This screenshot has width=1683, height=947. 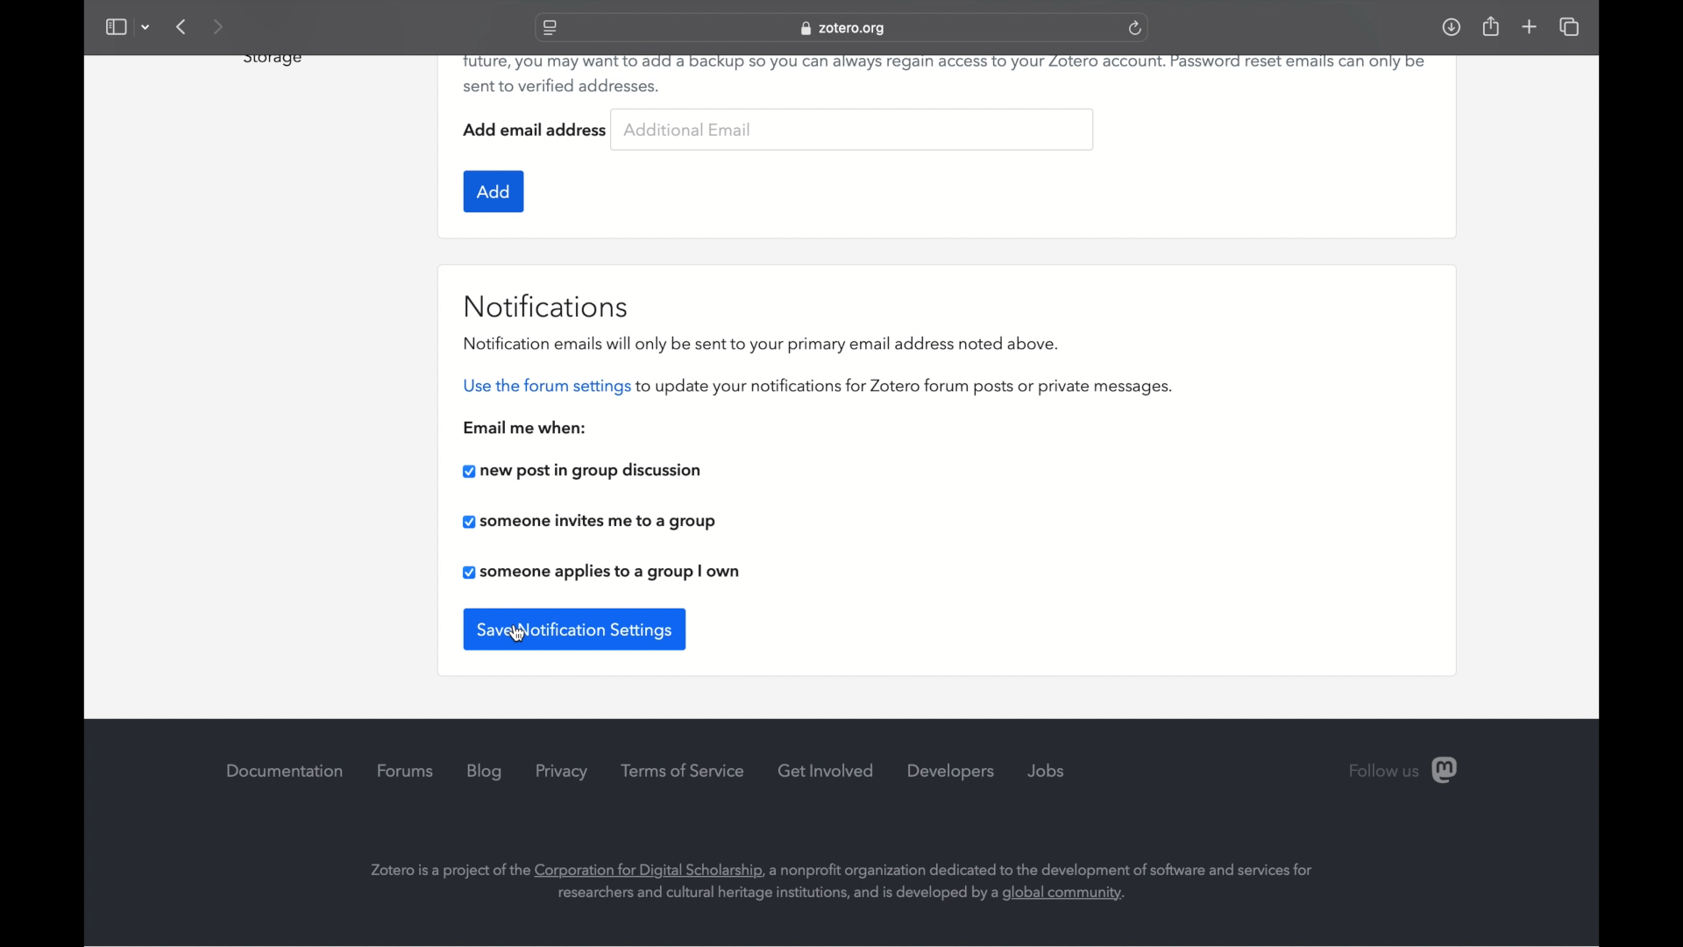 I want to click on documentation, so click(x=284, y=770).